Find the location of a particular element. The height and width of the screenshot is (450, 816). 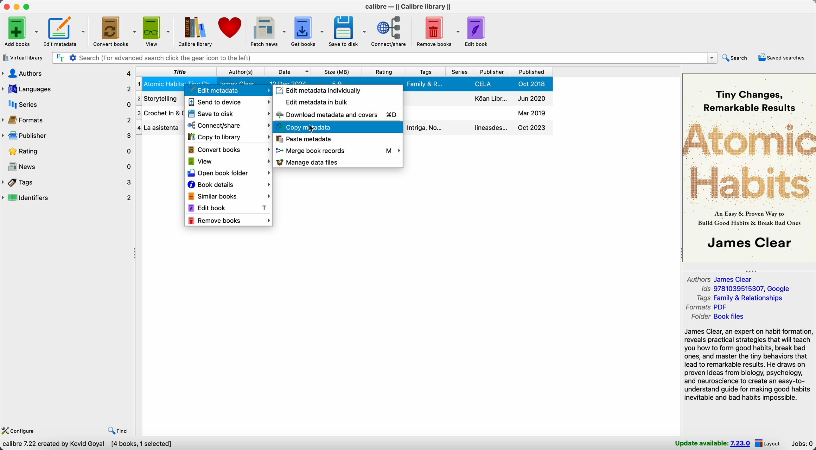

virtual library is located at coordinates (23, 58).